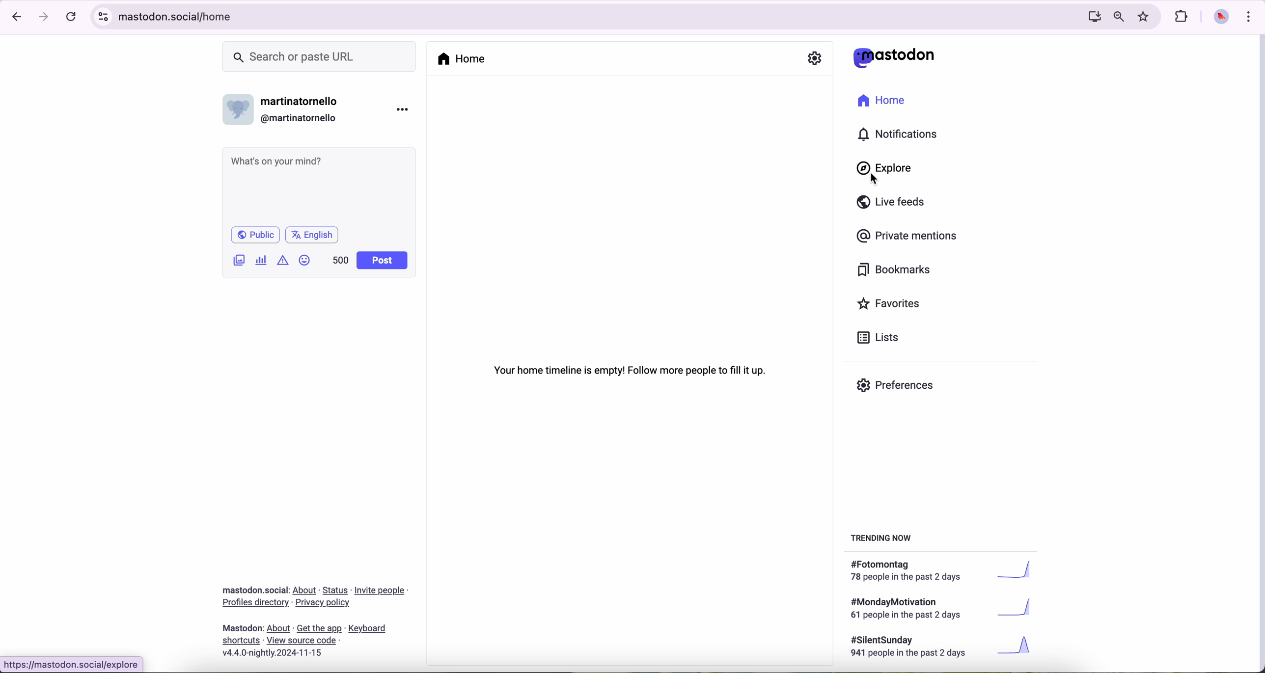  I want to click on favorites, so click(893, 305).